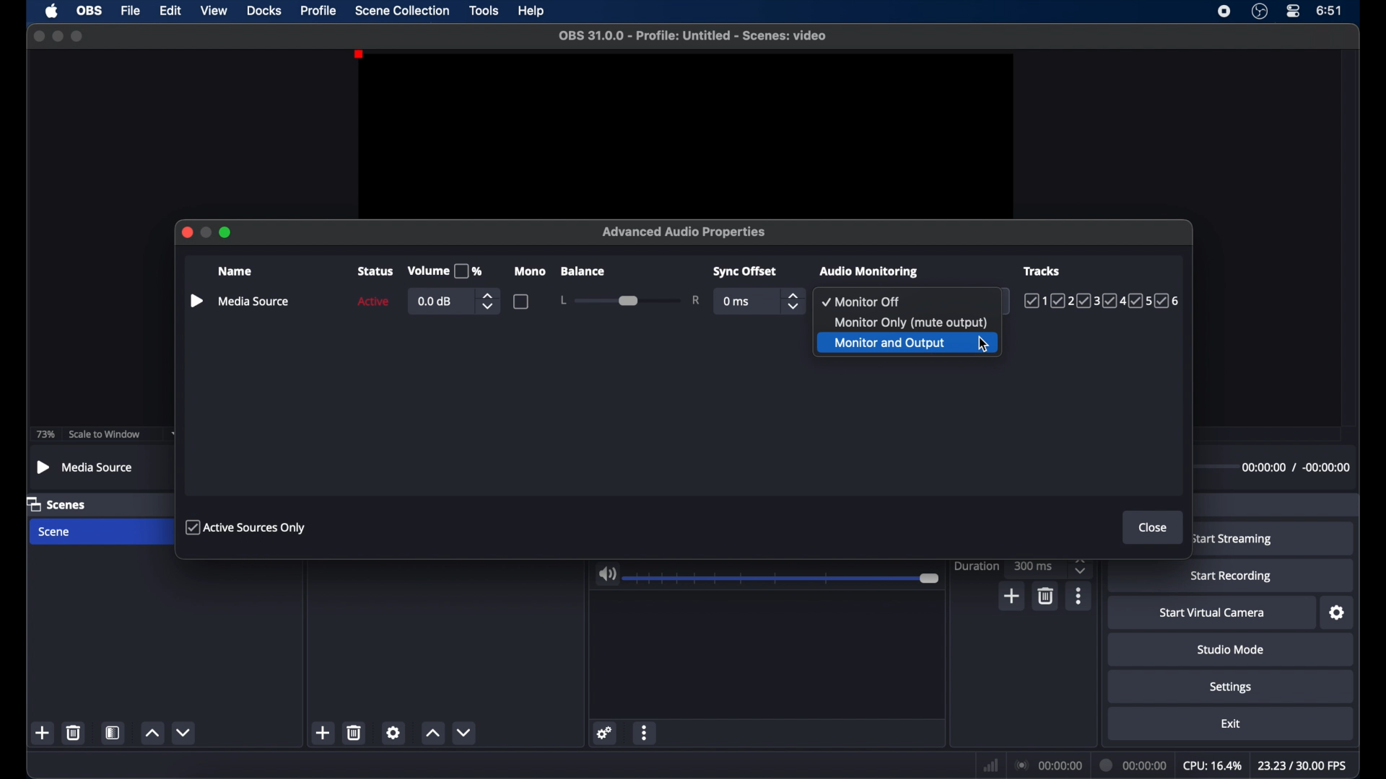 Image resolution: width=1386 pixels, height=779 pixels. Describe the element at coordinates (445, 271) in the screenshot. I see `volume` at that location.